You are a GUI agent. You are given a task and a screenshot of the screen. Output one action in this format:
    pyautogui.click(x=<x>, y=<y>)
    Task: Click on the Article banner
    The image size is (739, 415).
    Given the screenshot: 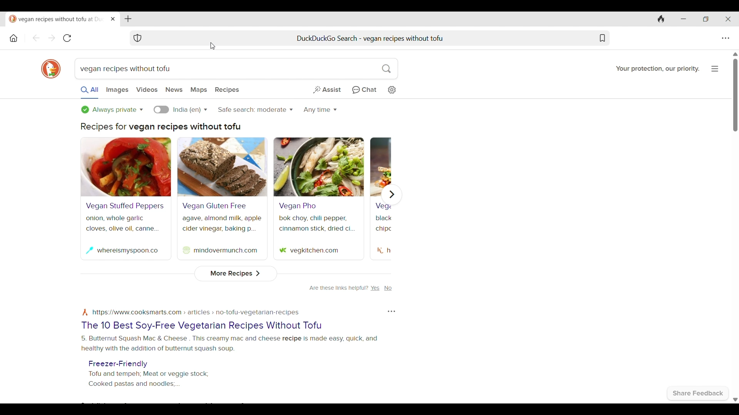 What is the action you would take?
    pyautogui.click(x=319, y=167)
    